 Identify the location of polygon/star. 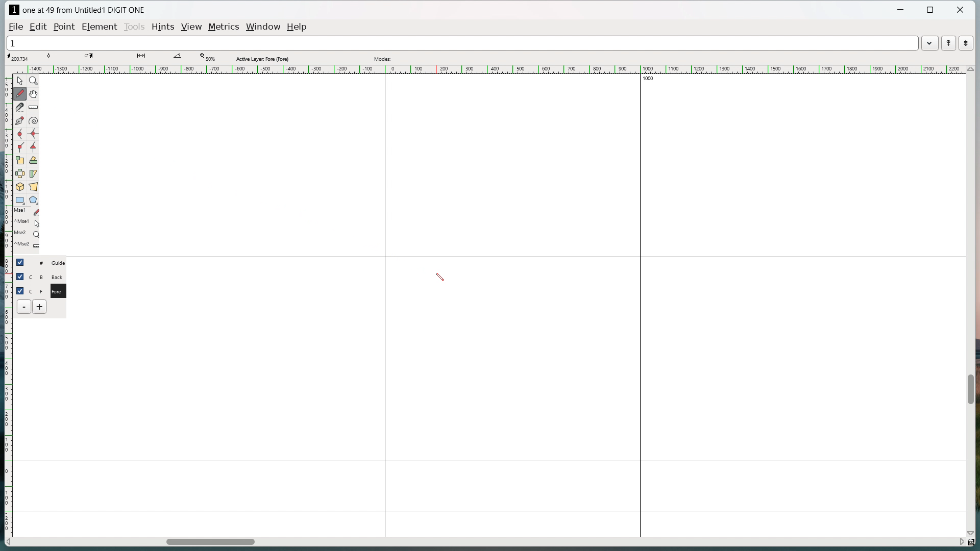
(34, 199).